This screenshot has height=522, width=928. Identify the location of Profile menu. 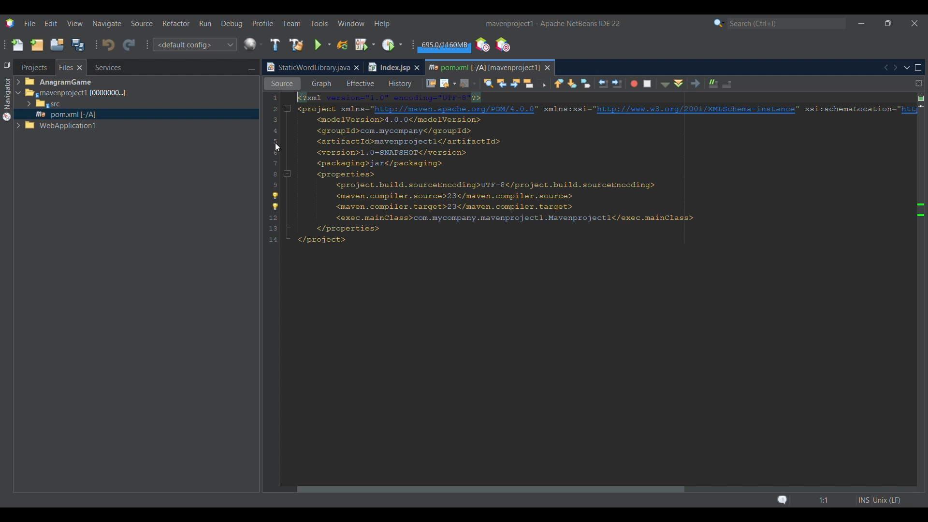
(263, 23).